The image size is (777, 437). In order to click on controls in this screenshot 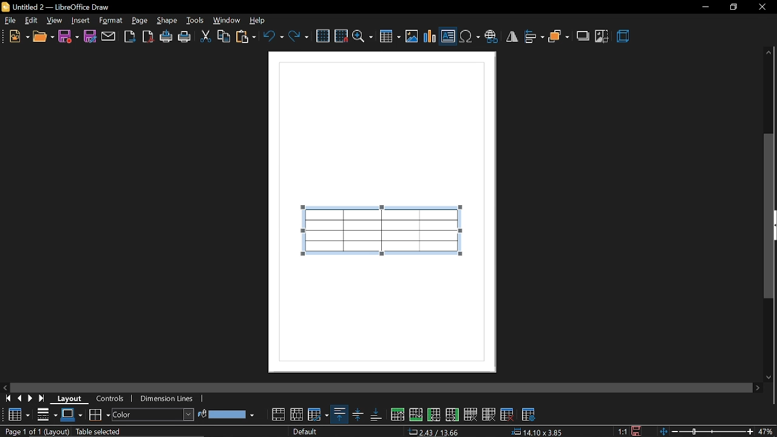, I will do `click(113, 400)`.